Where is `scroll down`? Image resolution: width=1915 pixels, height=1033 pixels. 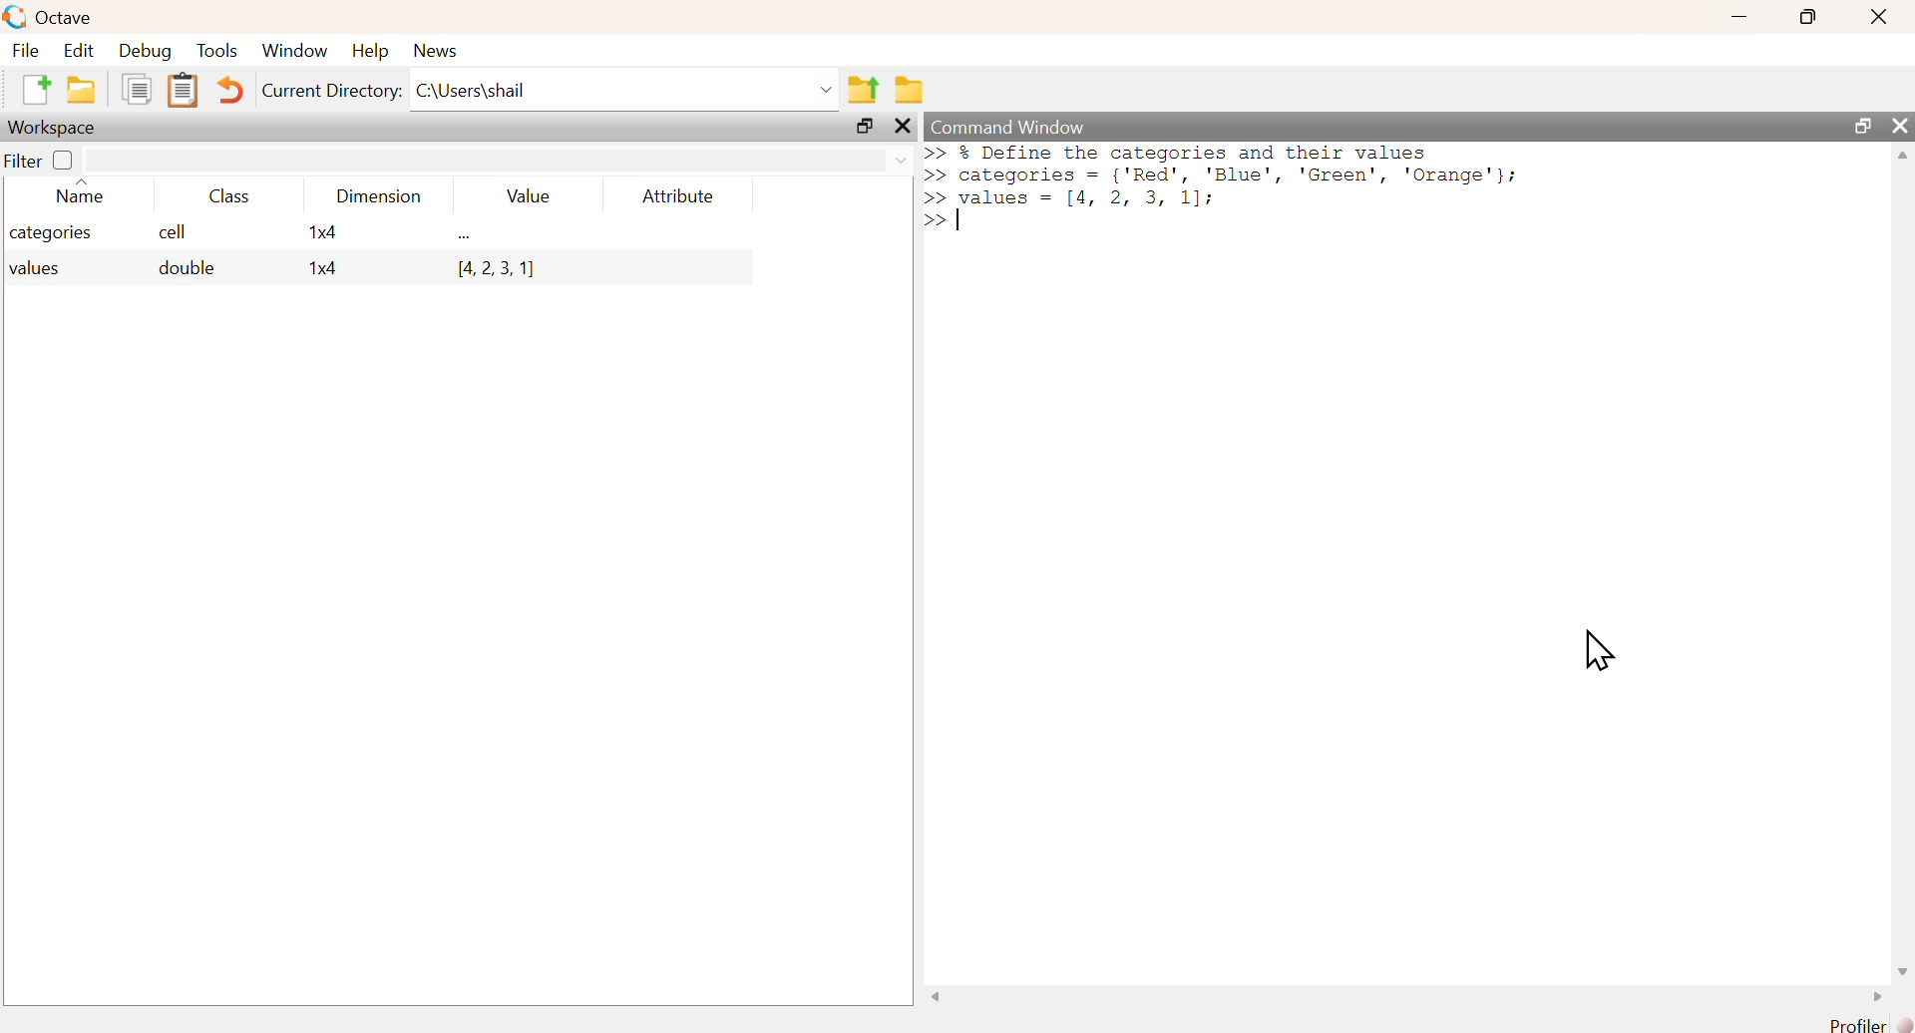
scroll down is located at coordinates (1902, 971).